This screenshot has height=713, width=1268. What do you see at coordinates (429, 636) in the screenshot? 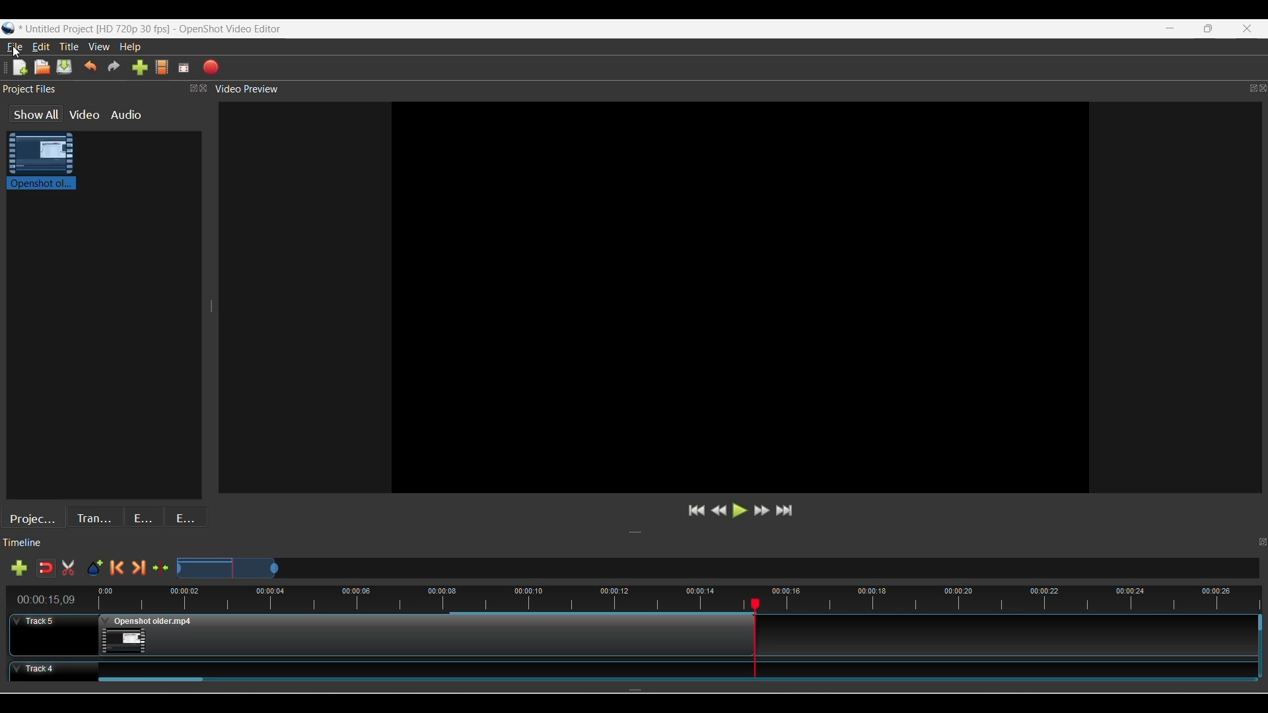
I see `Clip at Track Panel` at bounding box center [429, 636].